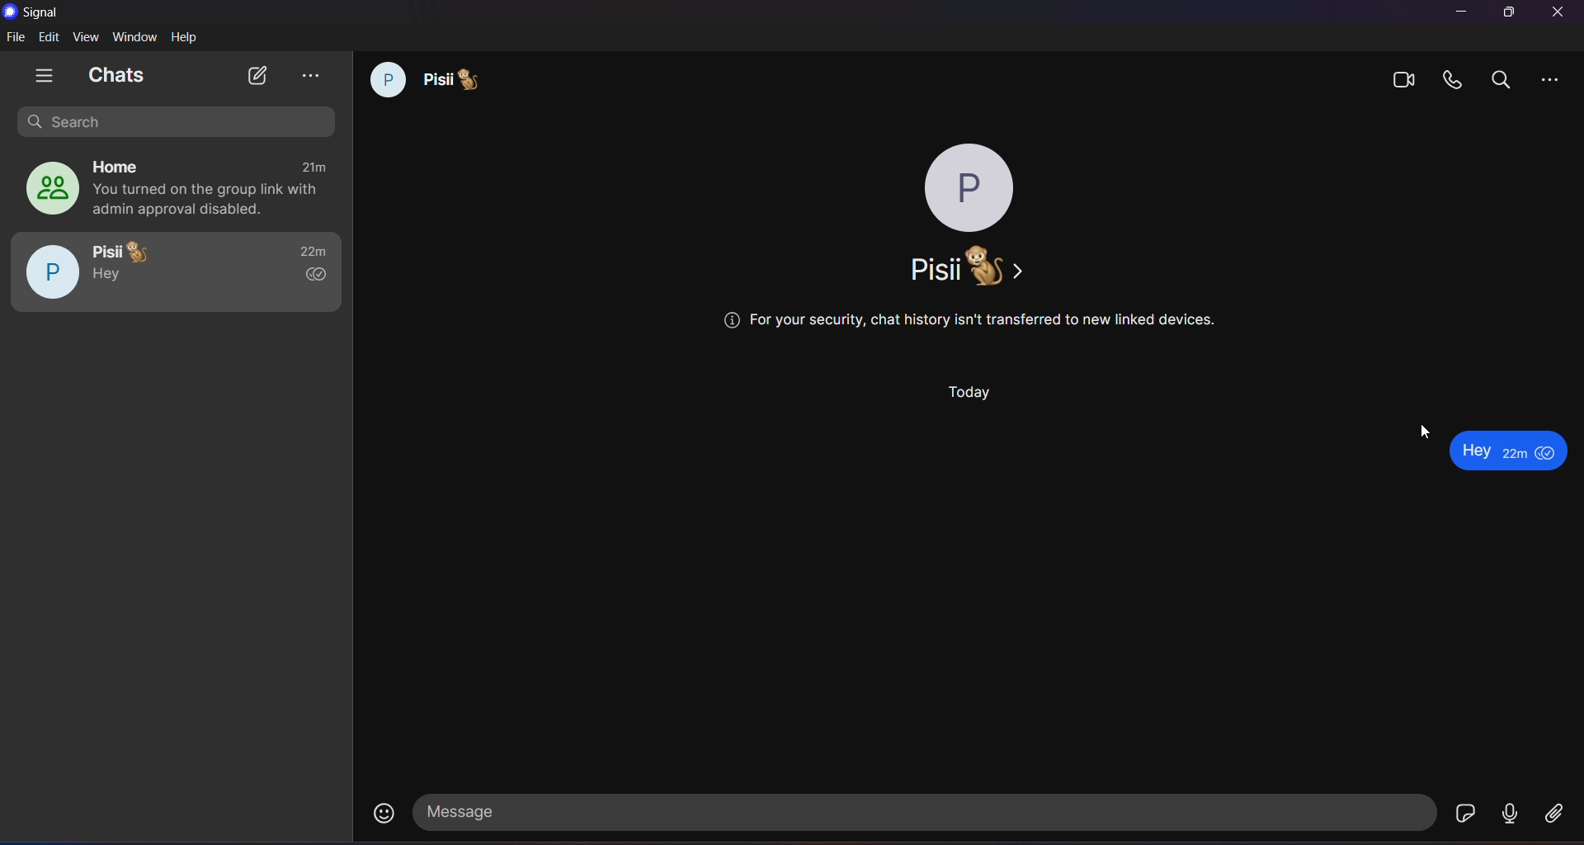  What do you see at coordinates (1552, 77) in the screenshot?
I see `more` at bounding box center [1552, 77].